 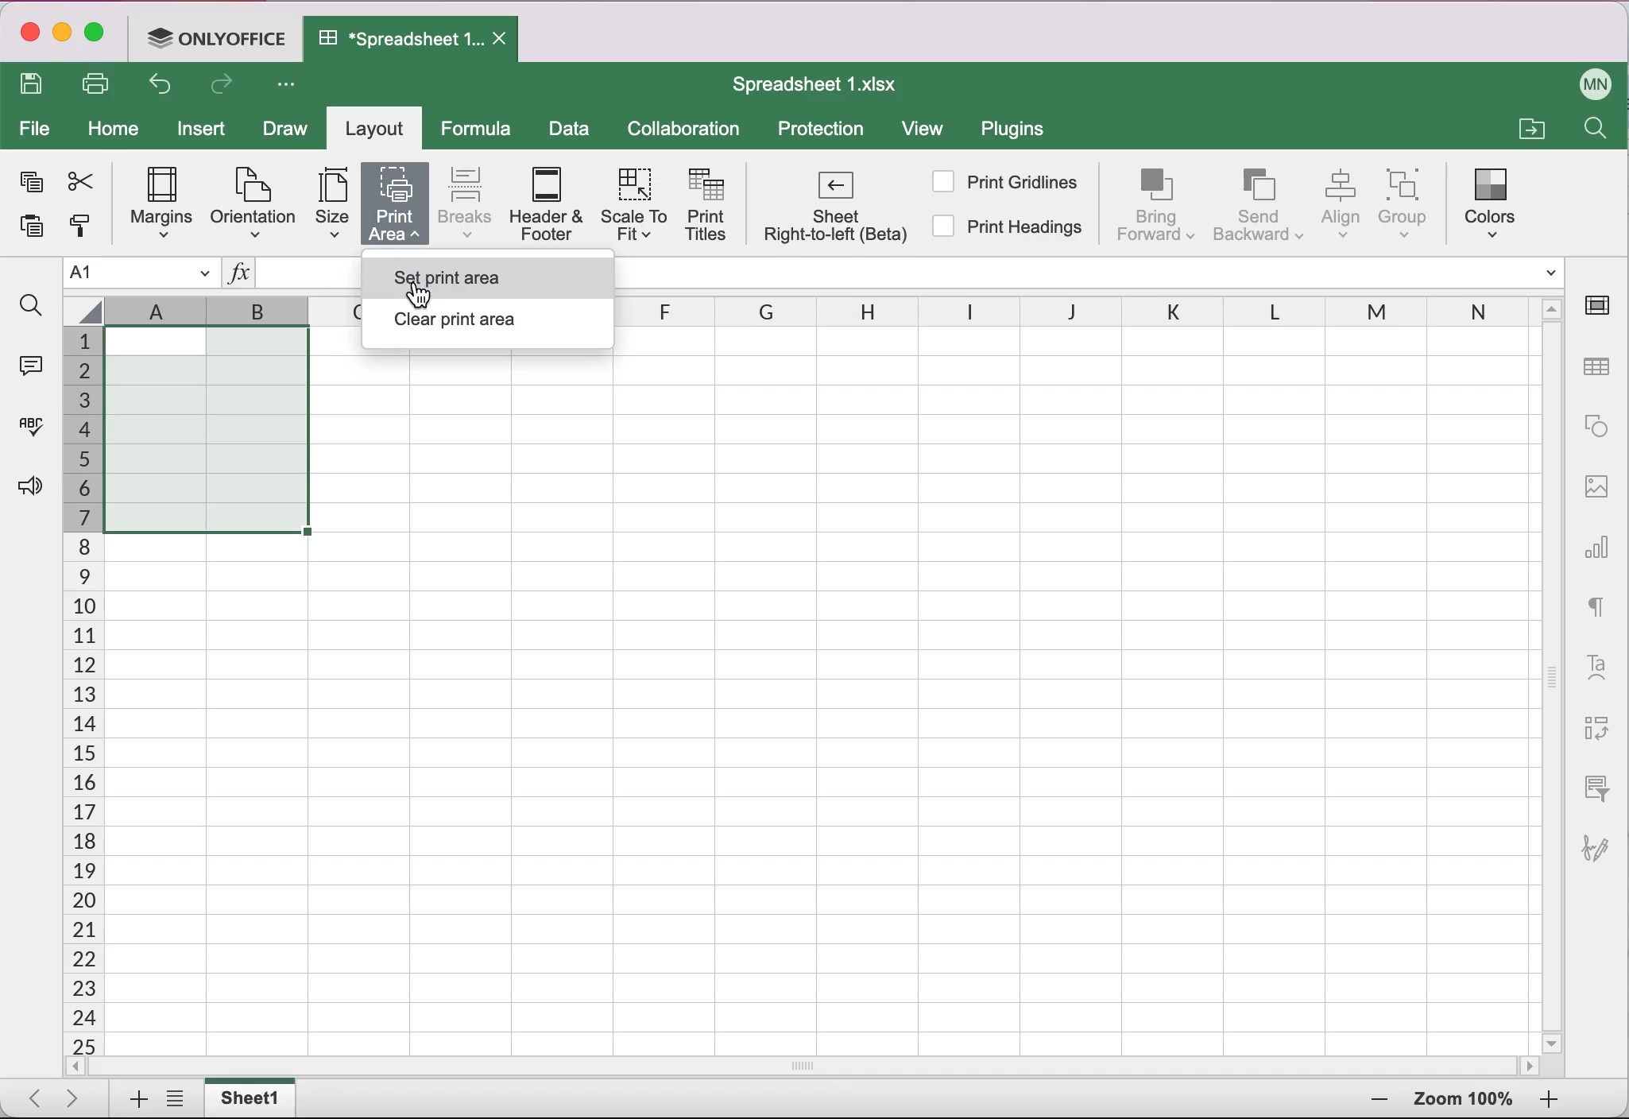 What do you see at coordinates (1596, 484) in the screenshot?
I see `image` at bounding box center [1596, 484].